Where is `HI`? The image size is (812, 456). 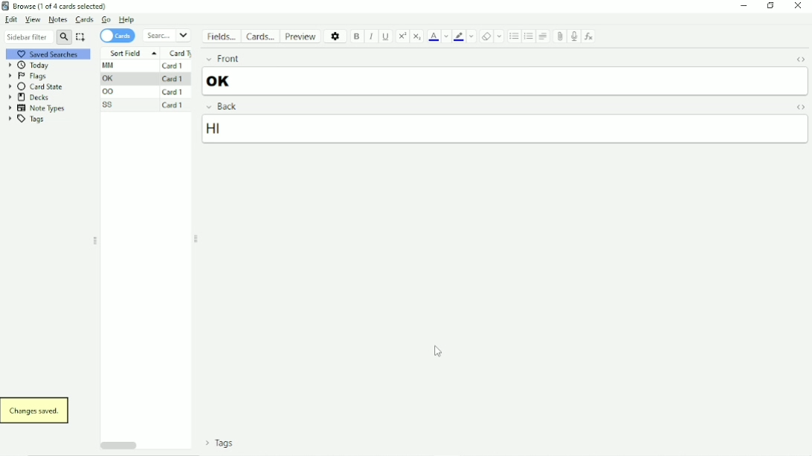 HI is located at coordinates (236, 129).